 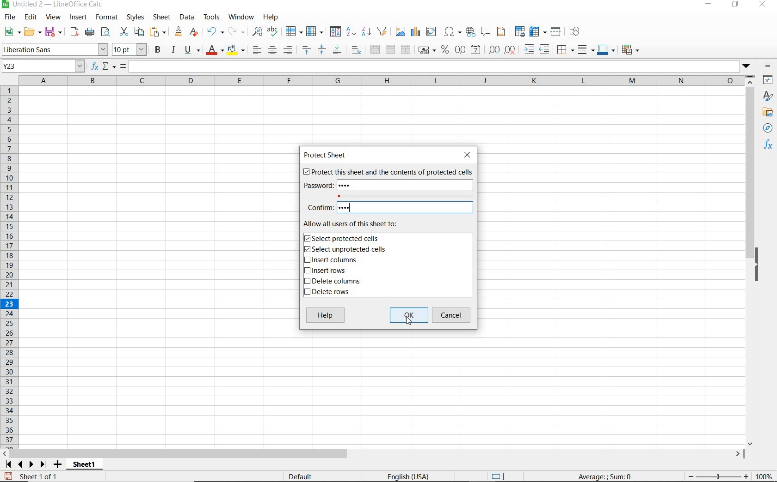 What do you see at coordinates (769, 127) in the screenshot?
I see `navigator` at bounding box center [769, 127].